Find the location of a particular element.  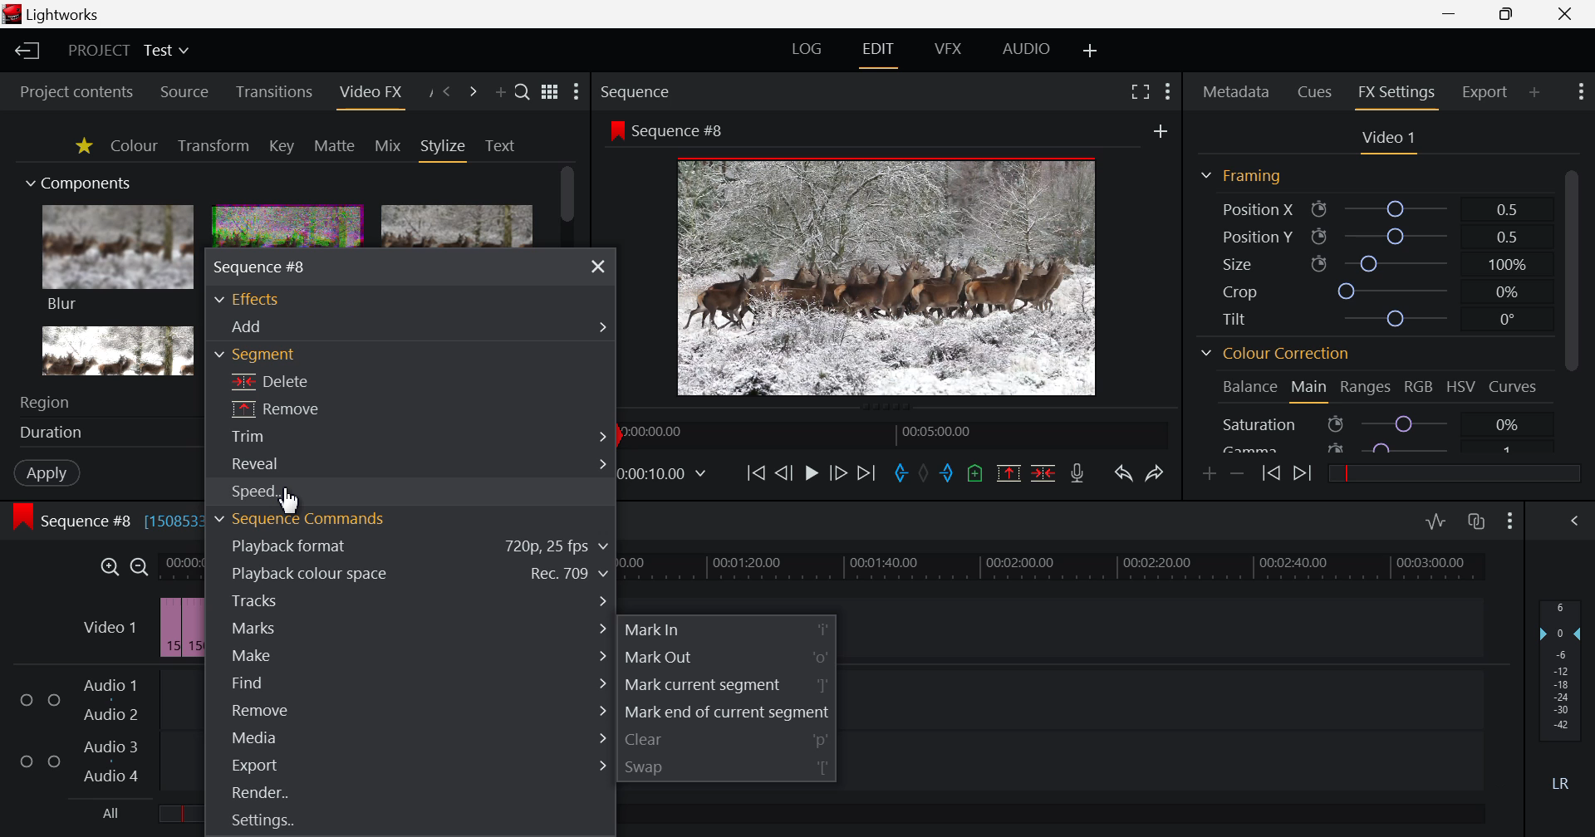

Playback format is located at coordinates (410, 548).